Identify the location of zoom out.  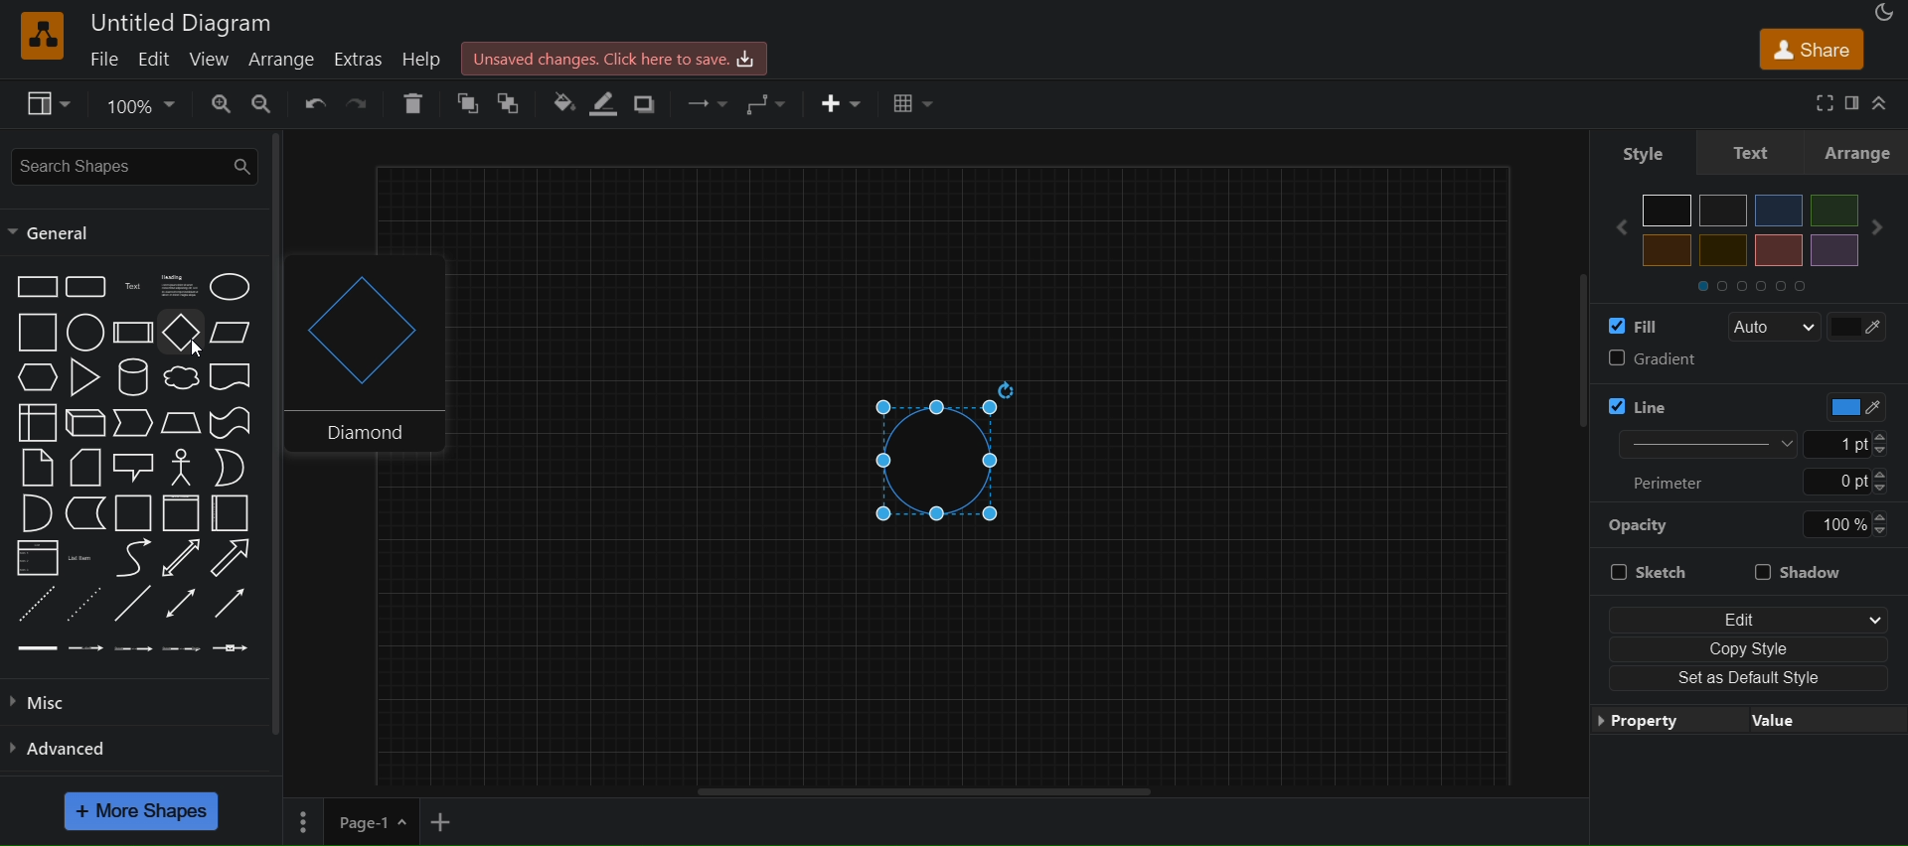
(266, 104).